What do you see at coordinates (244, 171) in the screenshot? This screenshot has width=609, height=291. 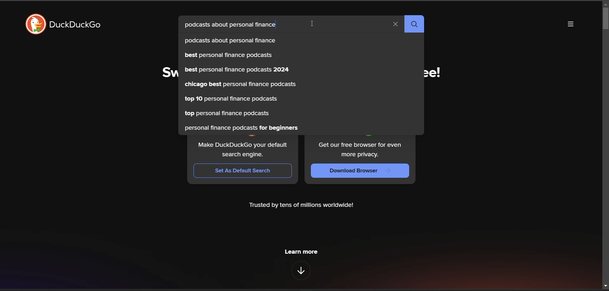 I see `Set As Default Search` at bounding box center [244, 171].